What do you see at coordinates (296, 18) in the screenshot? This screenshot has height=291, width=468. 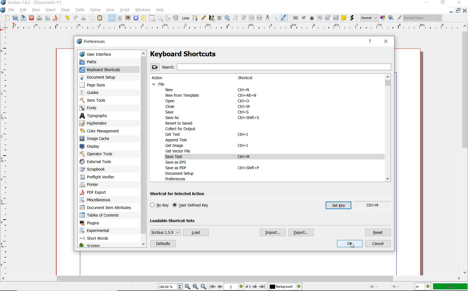 I see `pdf push button` at bounding box center [296, 18].